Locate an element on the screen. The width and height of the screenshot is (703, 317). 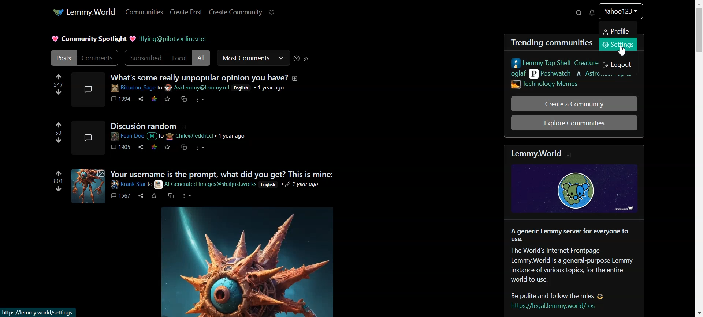
Profile is located at coordinates (618, 31).